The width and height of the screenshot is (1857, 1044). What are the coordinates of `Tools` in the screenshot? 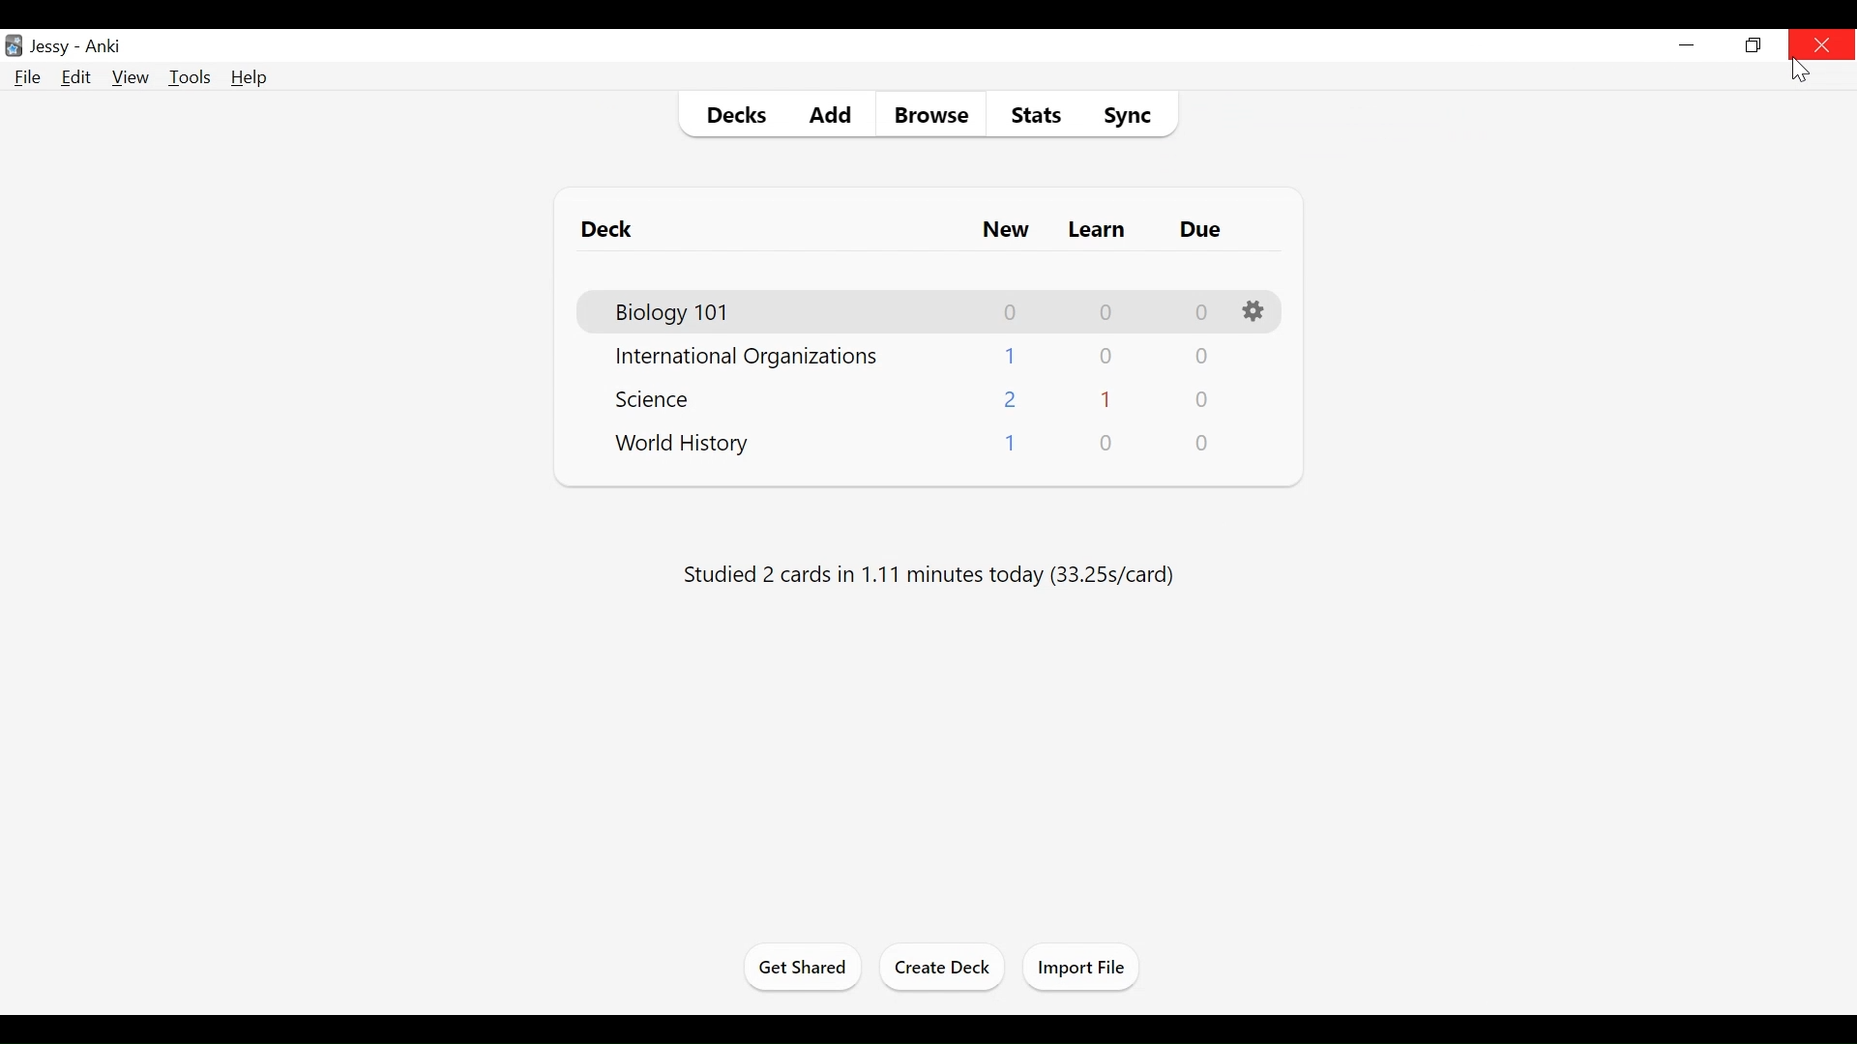 It's located at (189, 77).